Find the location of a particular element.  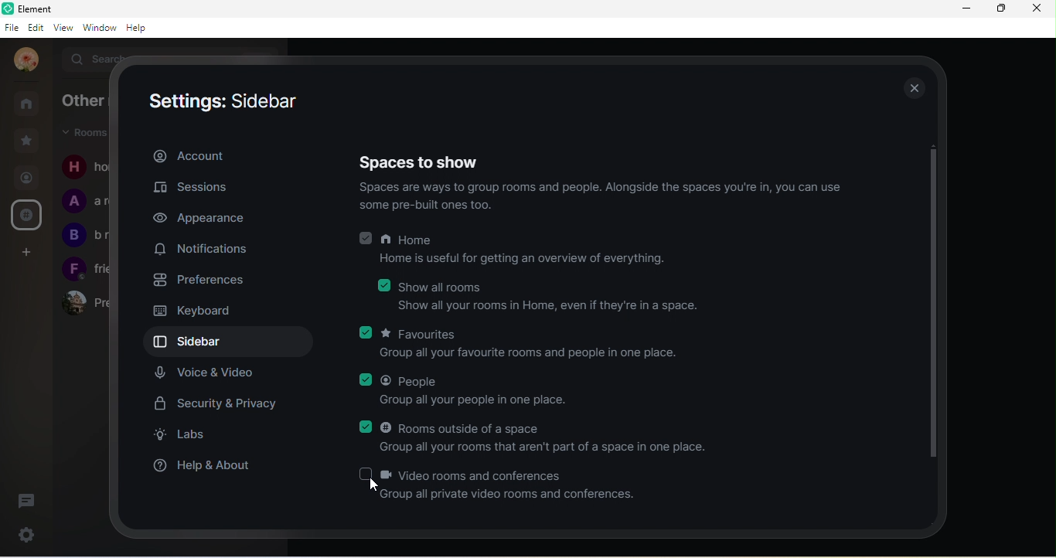

keyboard is located at coordinates (194, 311).